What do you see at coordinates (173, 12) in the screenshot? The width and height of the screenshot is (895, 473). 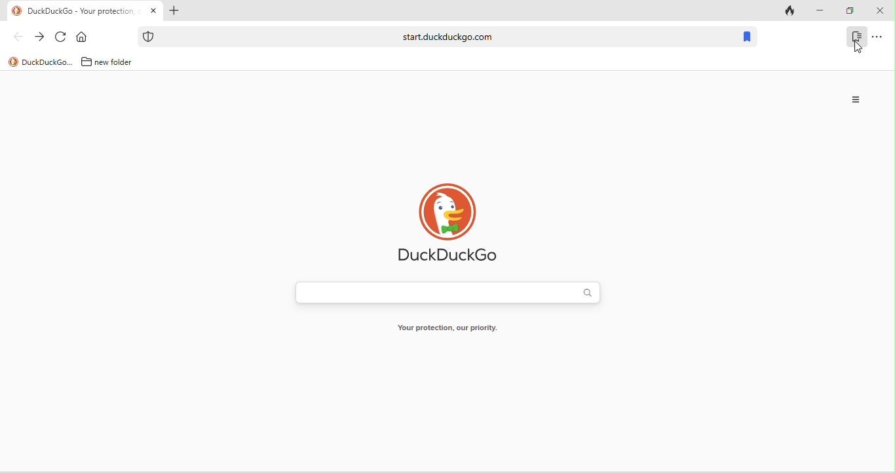 I see `add tab` at bounding box center [173, 12].